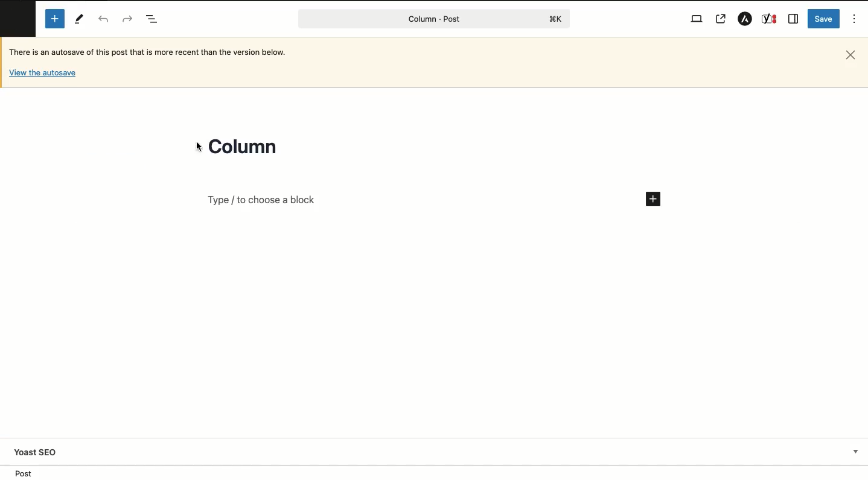  What do you see at coordinates (128, 19) in the screenshot?
I see `Redo` at bounding box center [128, 19].